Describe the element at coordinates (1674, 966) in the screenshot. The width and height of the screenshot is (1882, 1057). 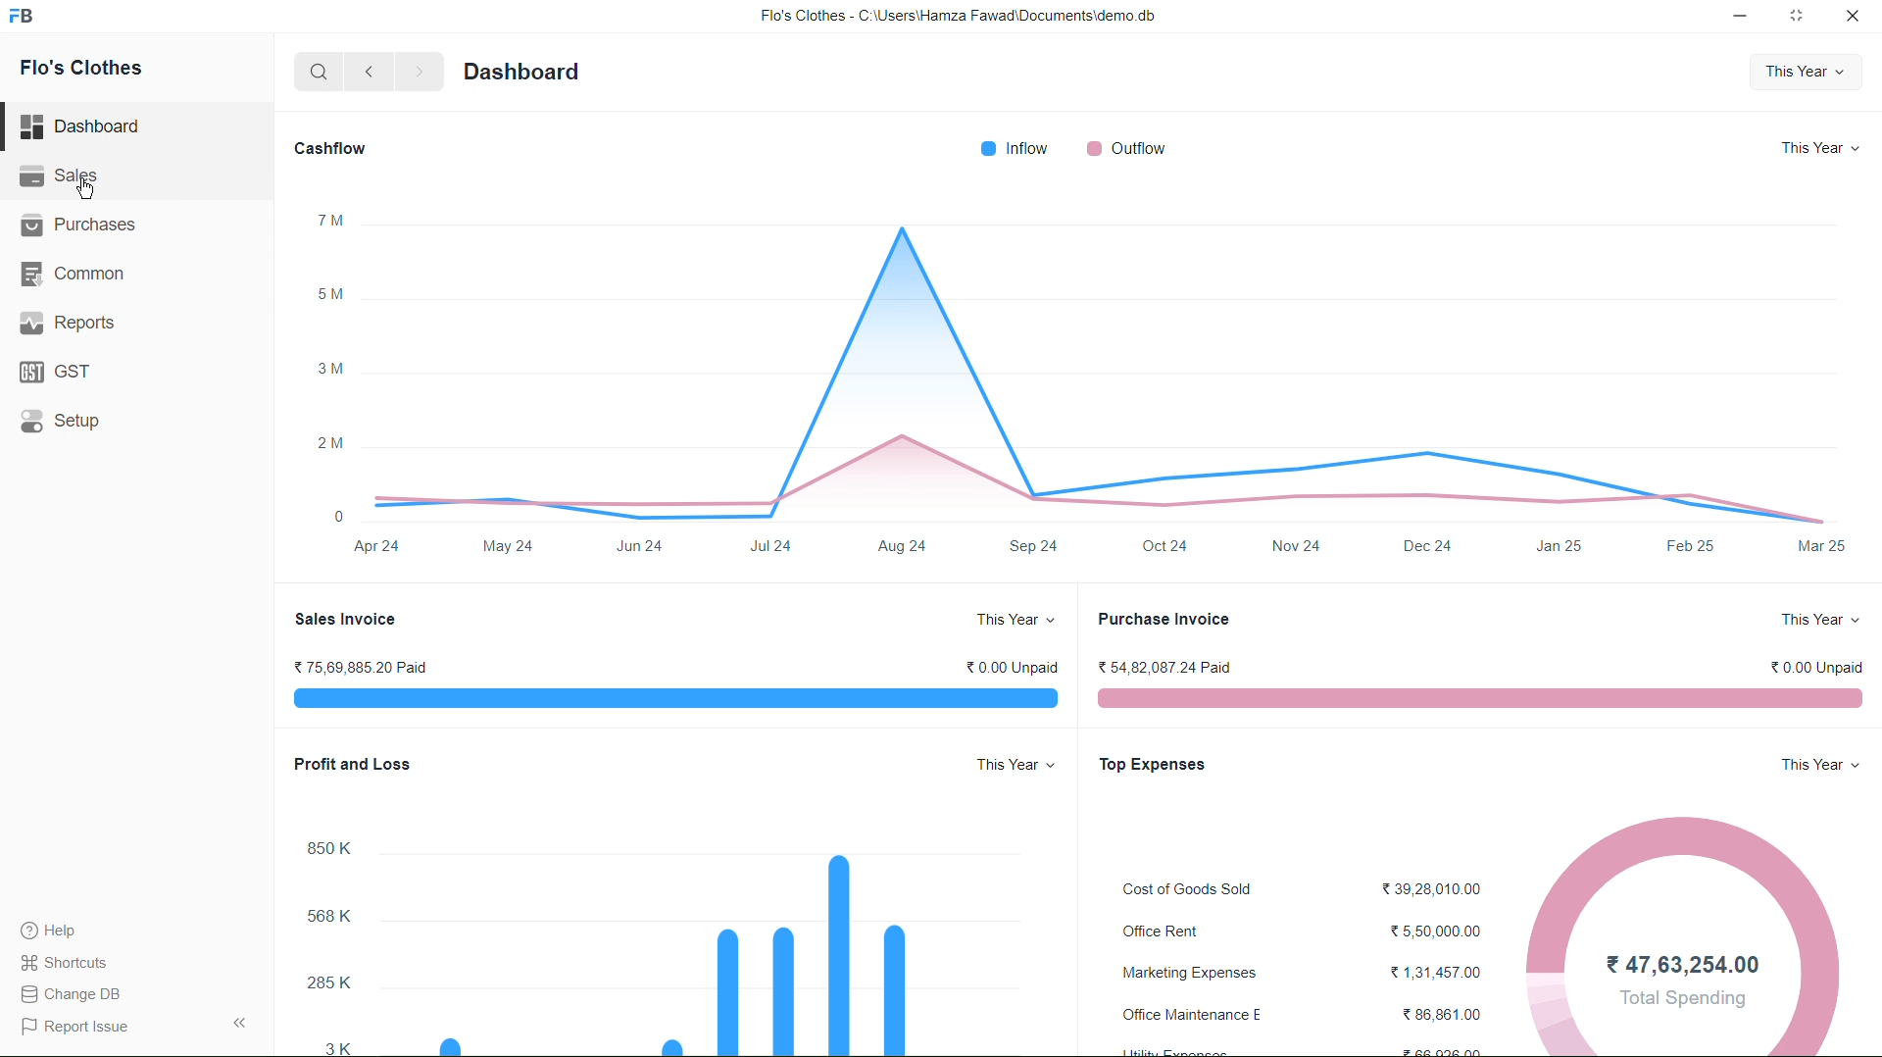
I see `Rs.47,63,254.00` at that location.